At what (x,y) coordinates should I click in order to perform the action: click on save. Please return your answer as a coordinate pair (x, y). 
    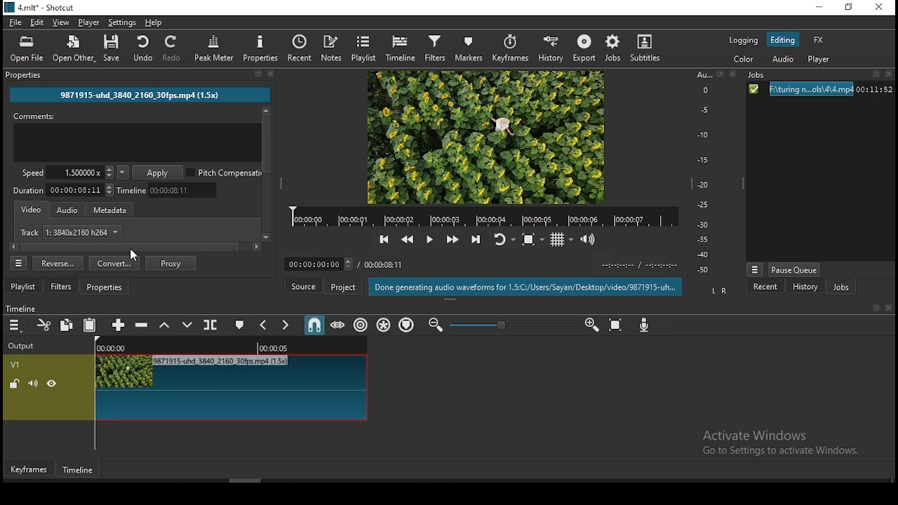
    Looking at the image, I should click on (113, 49).